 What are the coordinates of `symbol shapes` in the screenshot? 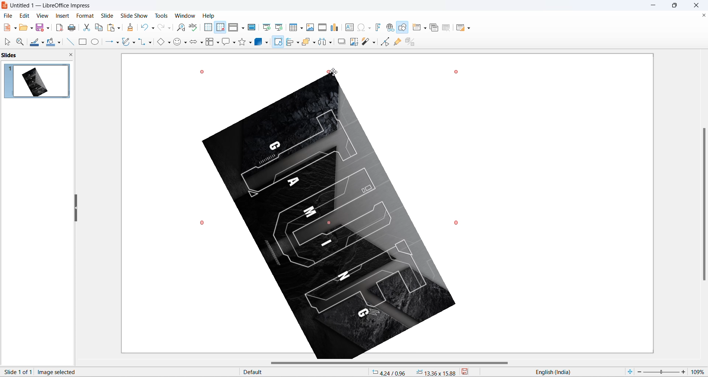 It's located at (186, 44).